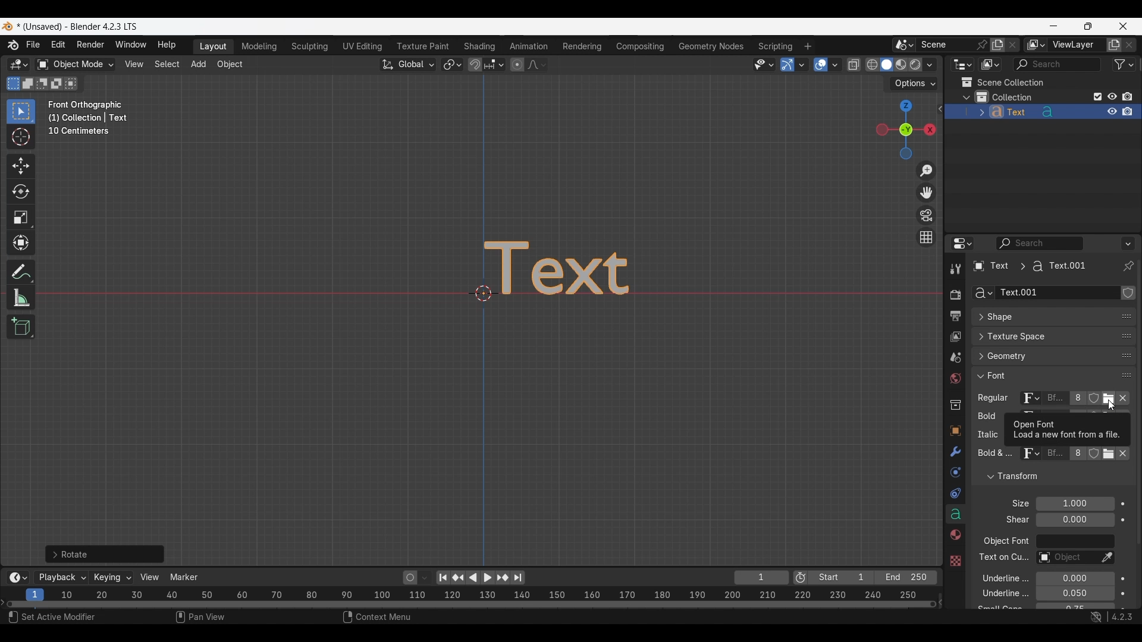  Describe the element at coordinates (517, 64) in the screenshot. I see `Proportional editing objects` at that location.